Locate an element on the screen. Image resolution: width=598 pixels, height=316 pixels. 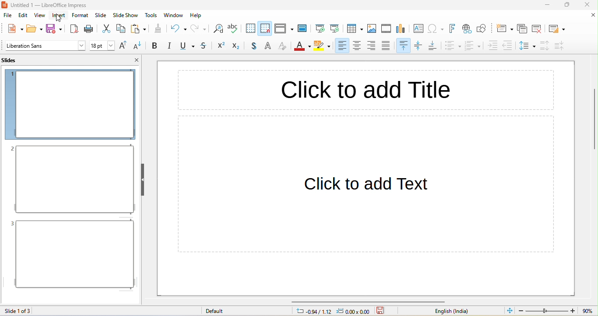
hide is located at coordinates (142, 179).